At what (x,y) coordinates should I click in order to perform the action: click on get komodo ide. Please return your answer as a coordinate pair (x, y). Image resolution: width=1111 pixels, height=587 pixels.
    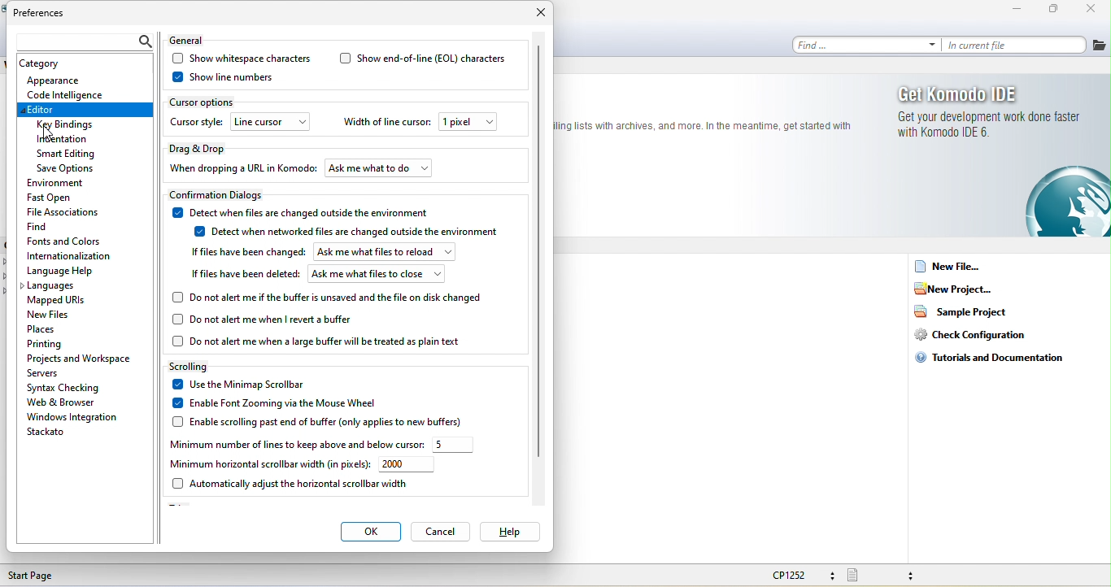
    Looking at the image, I should click on (987, 112).